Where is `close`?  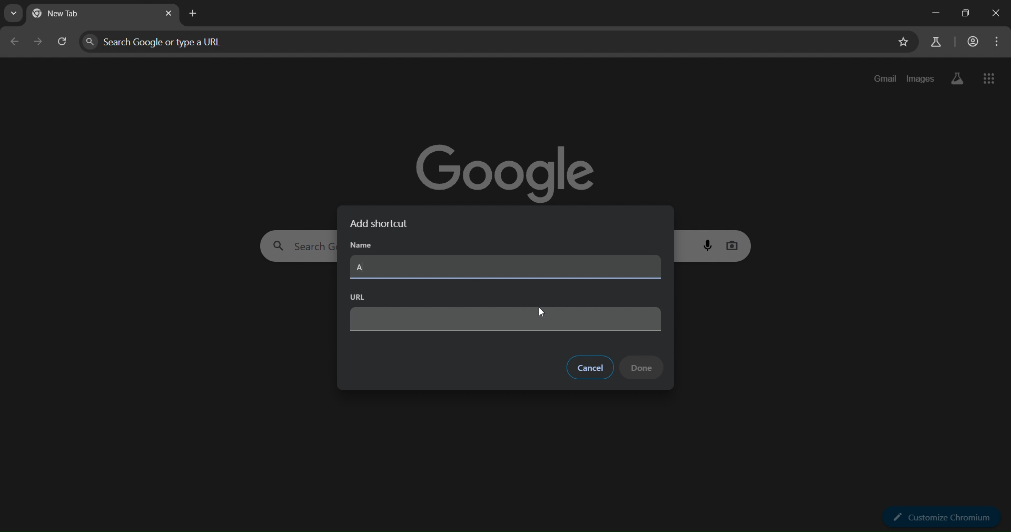 close is located at coordinates (995, 13).